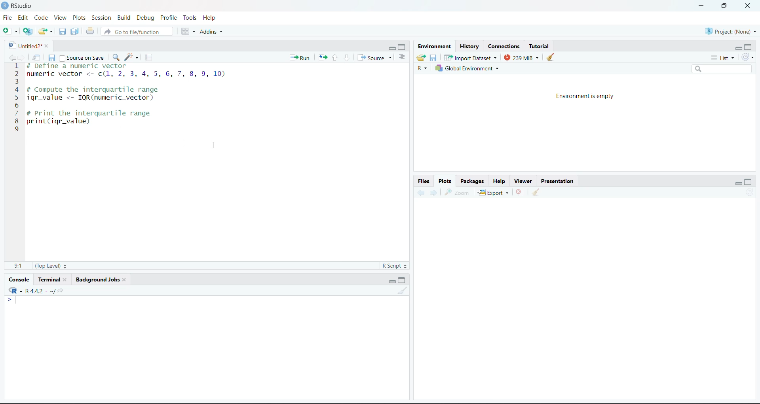 The height and width of the screenshot is (404, 760). Describe the element at coordinates (52, 57) in the screenshot. I see `Save current document (Ctrl + S)` at that location.